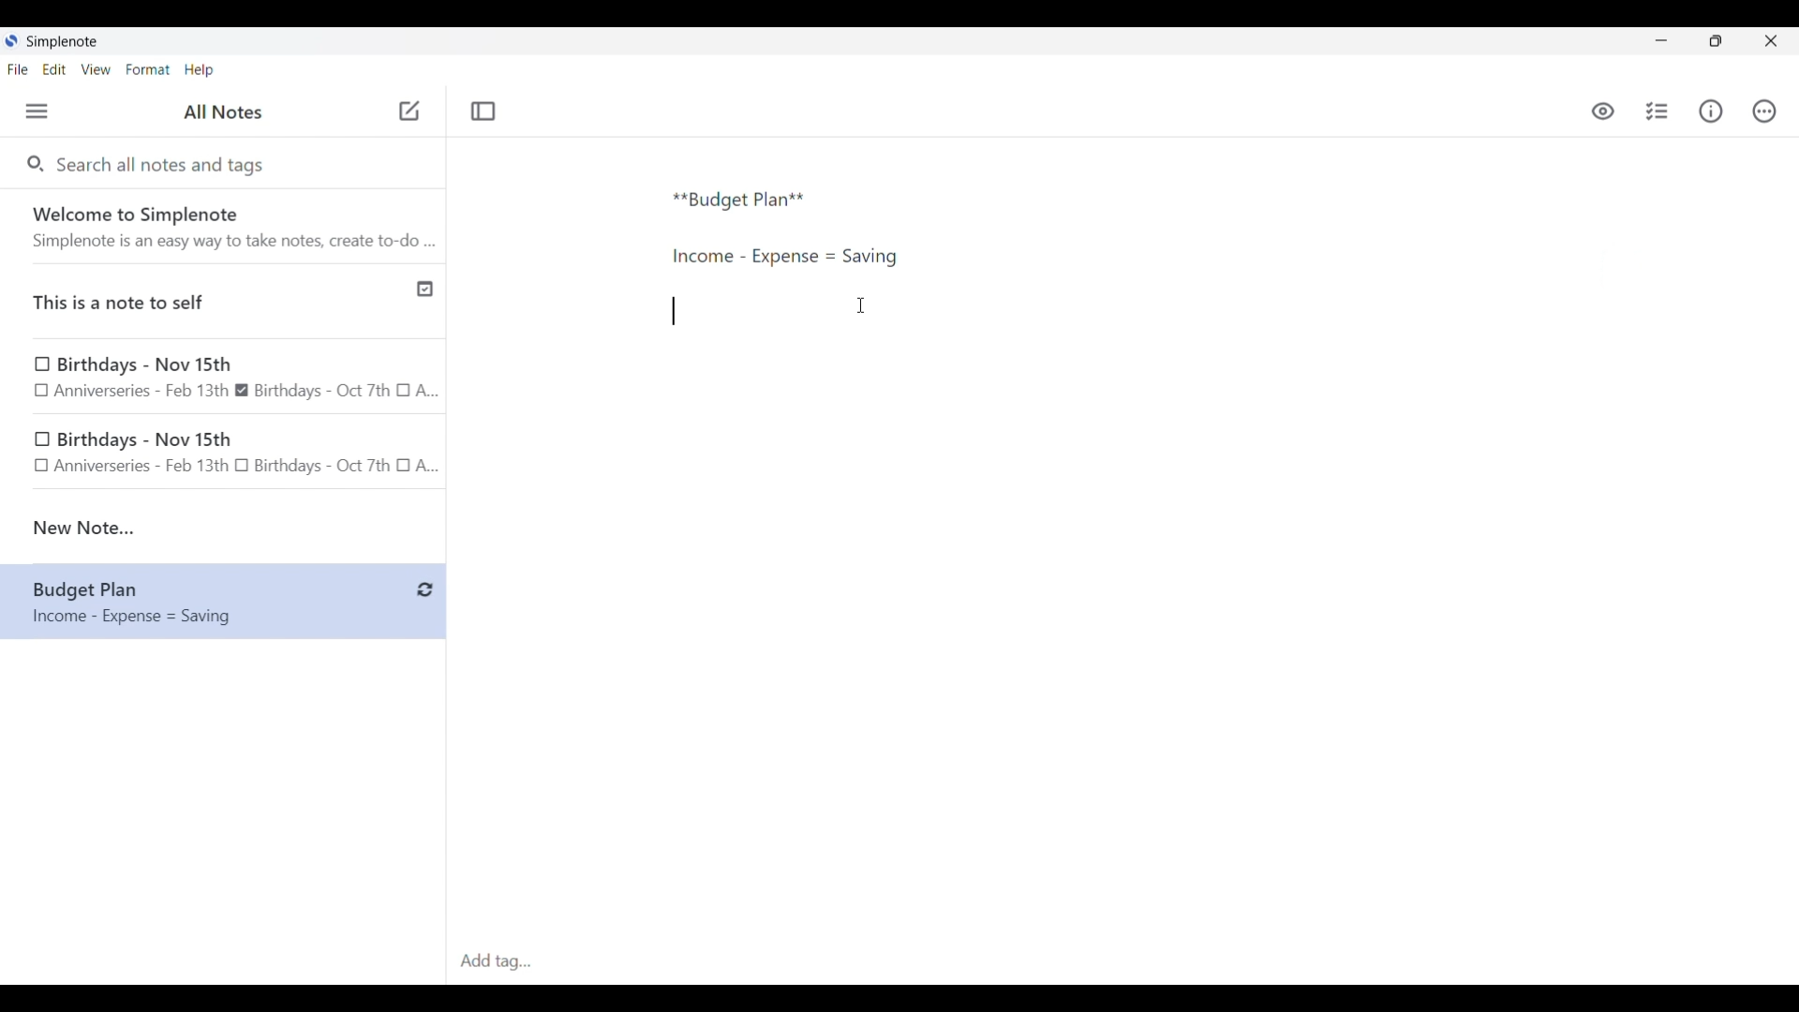 Image resolution: width=1799 pixels, height=1012 pixels. I want to click on Search all notes and tags, so click(165, 163).